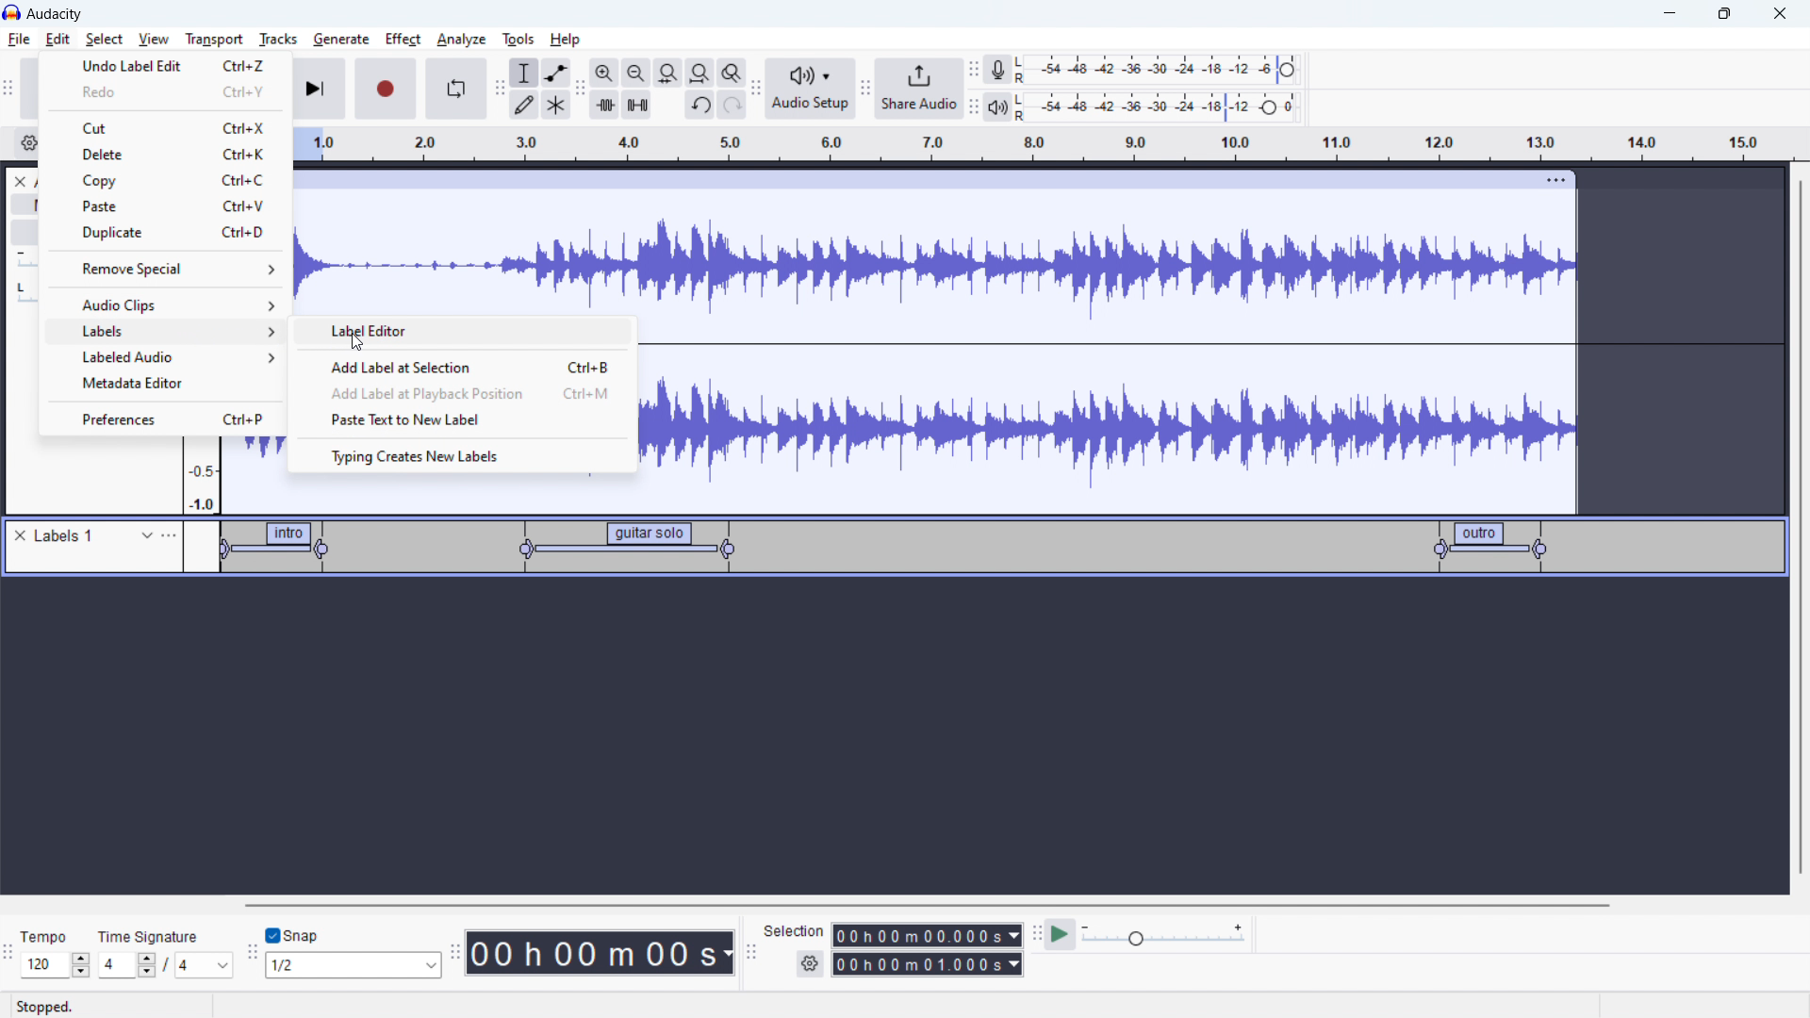 The image size is (1810, 1018). Describe the element at coordinates (635, 73) in the screenshot. I see `zoom out` at that location.